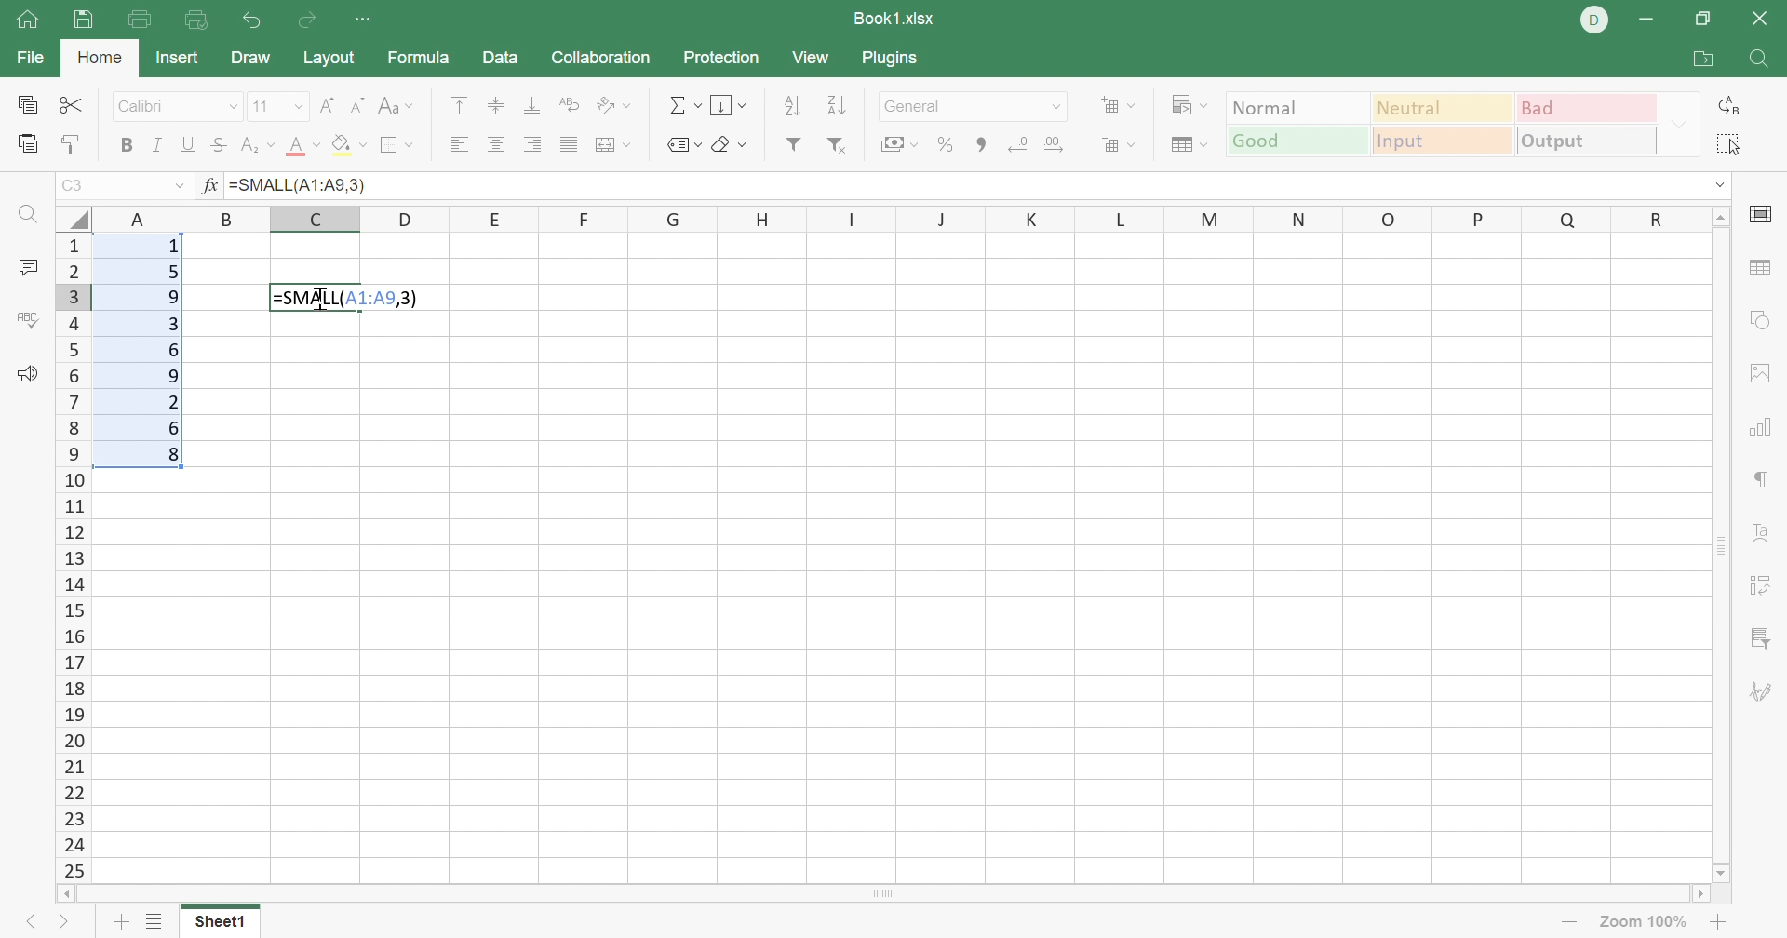  What do you see at coordinates (894, 16) in the screenshot?
I see `Book1.xlsx` at bounding box center [894, 16].